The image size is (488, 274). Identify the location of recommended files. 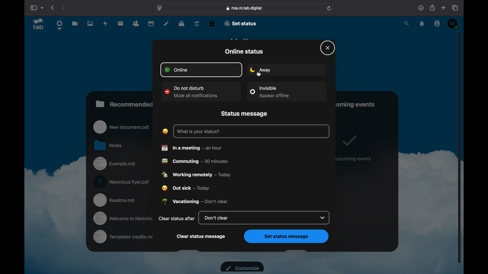
(125, 104).